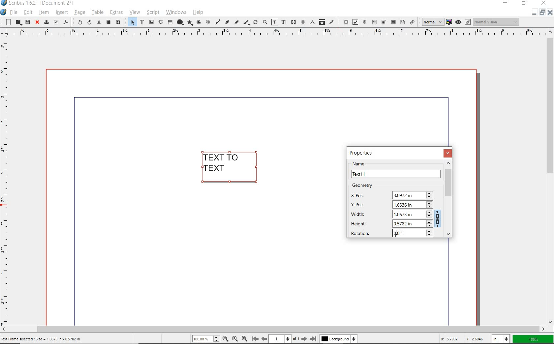  Describe the element at coordinates (265, 23) in the screenshot. I see `zoom in or zoom out` at that location.